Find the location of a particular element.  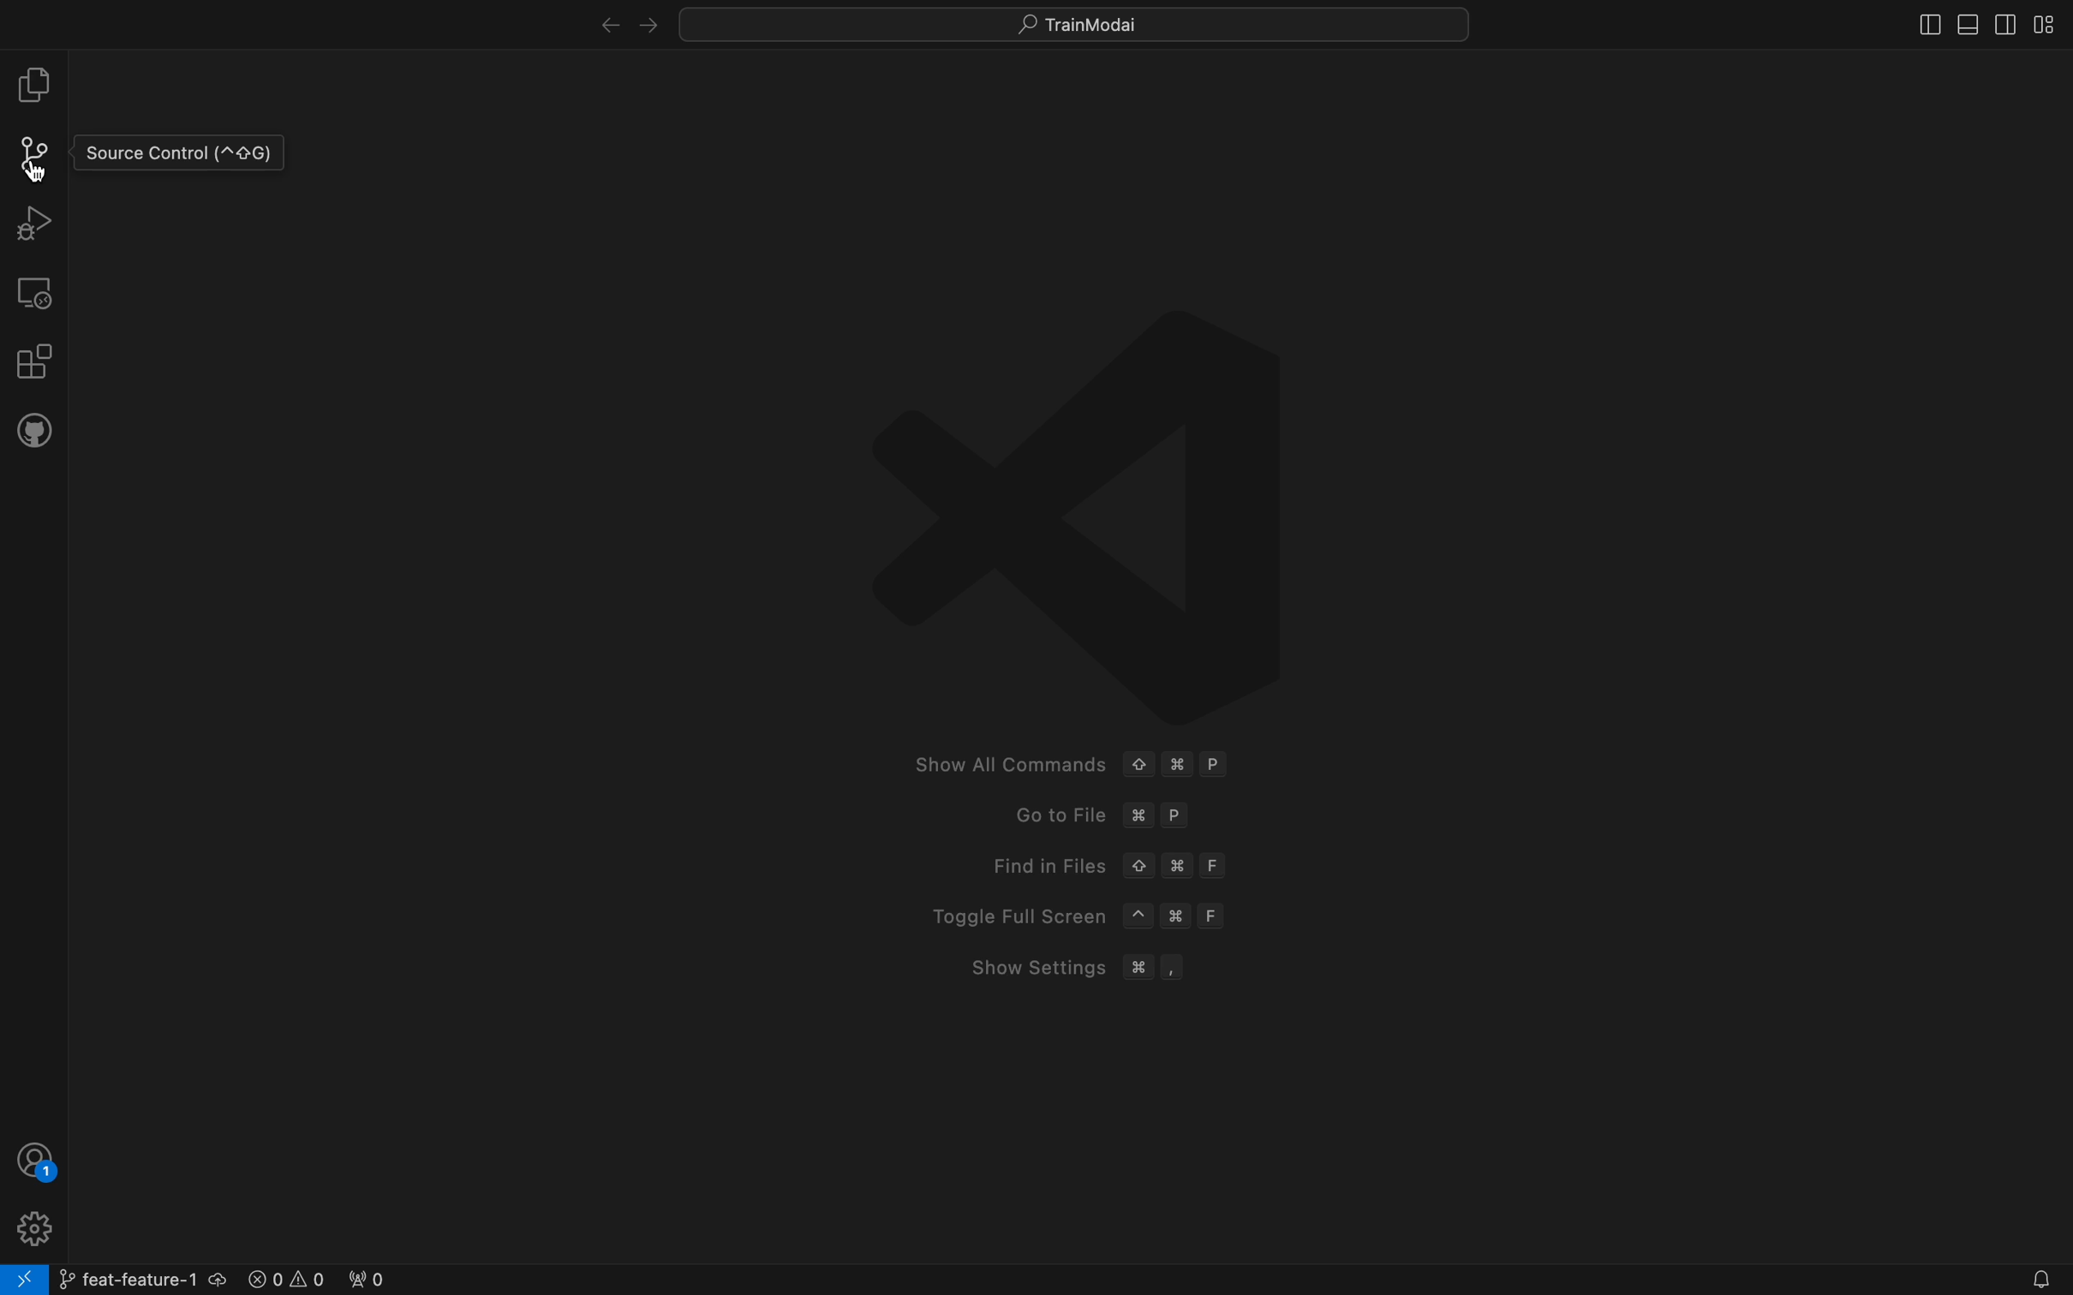

remote connect is located at coordinates (24, 1280).